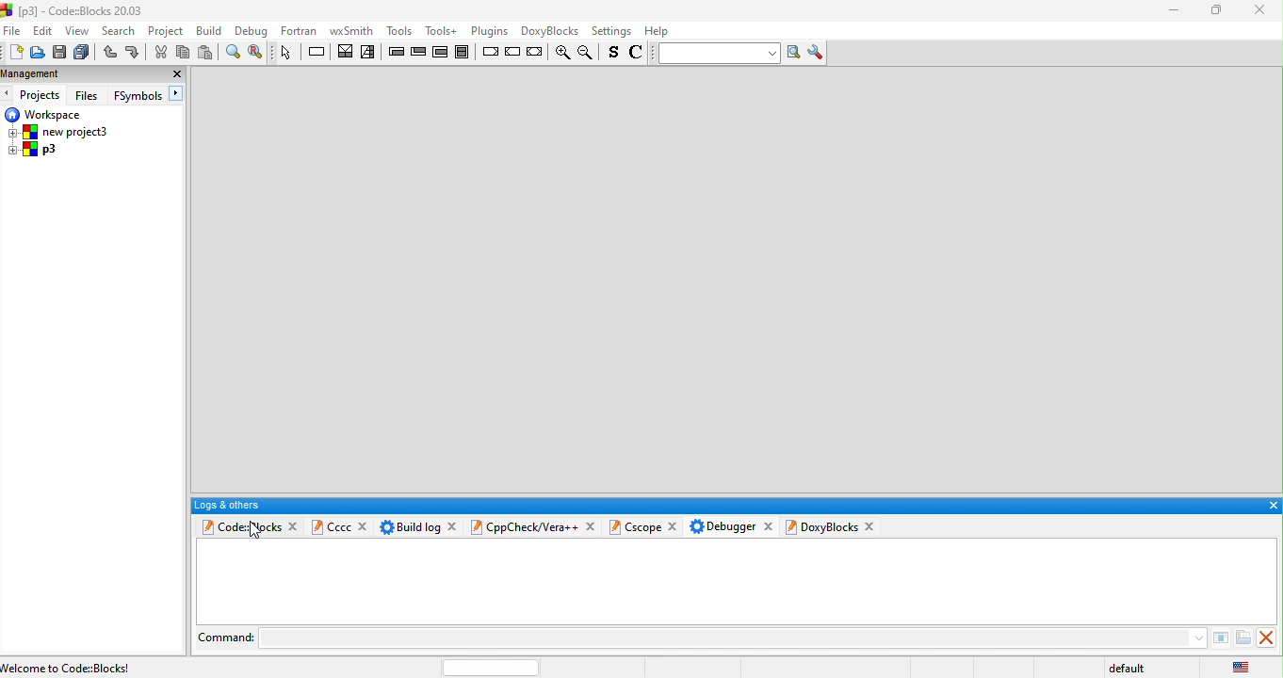  Describe the element at coordinates (207, 52) in the screenshot. I see `paste` at that location.